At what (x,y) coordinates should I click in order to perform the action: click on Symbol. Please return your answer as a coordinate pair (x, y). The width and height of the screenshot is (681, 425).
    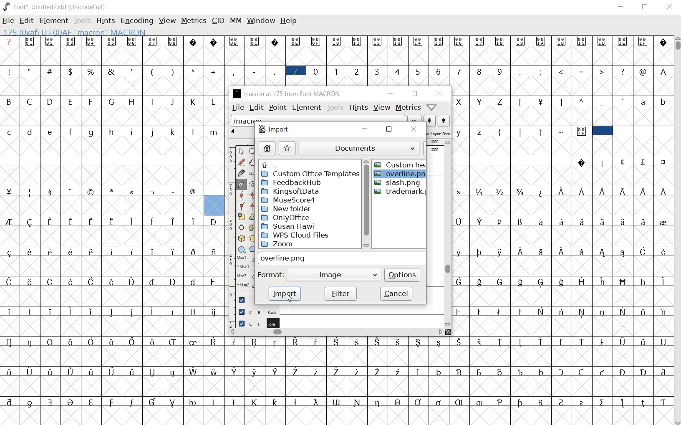
    Looking at the image, I should click on (521, 251).